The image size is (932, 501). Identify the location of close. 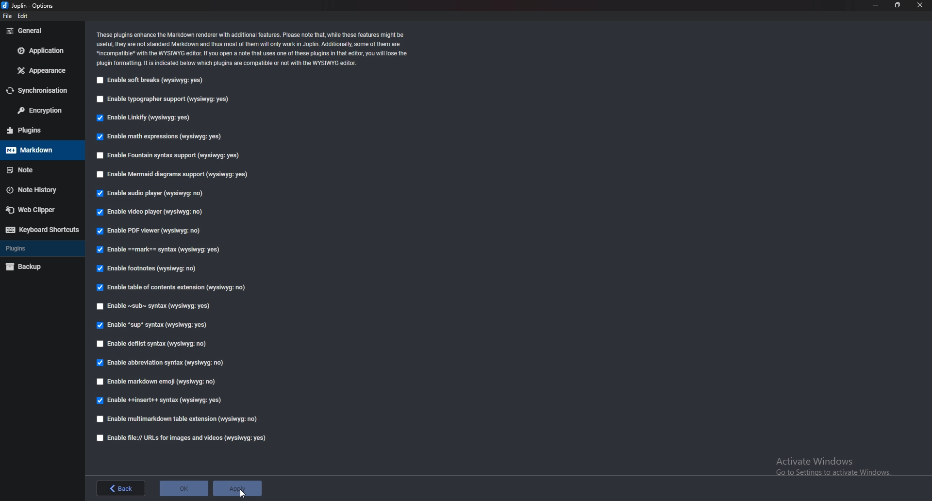
(920, 4).